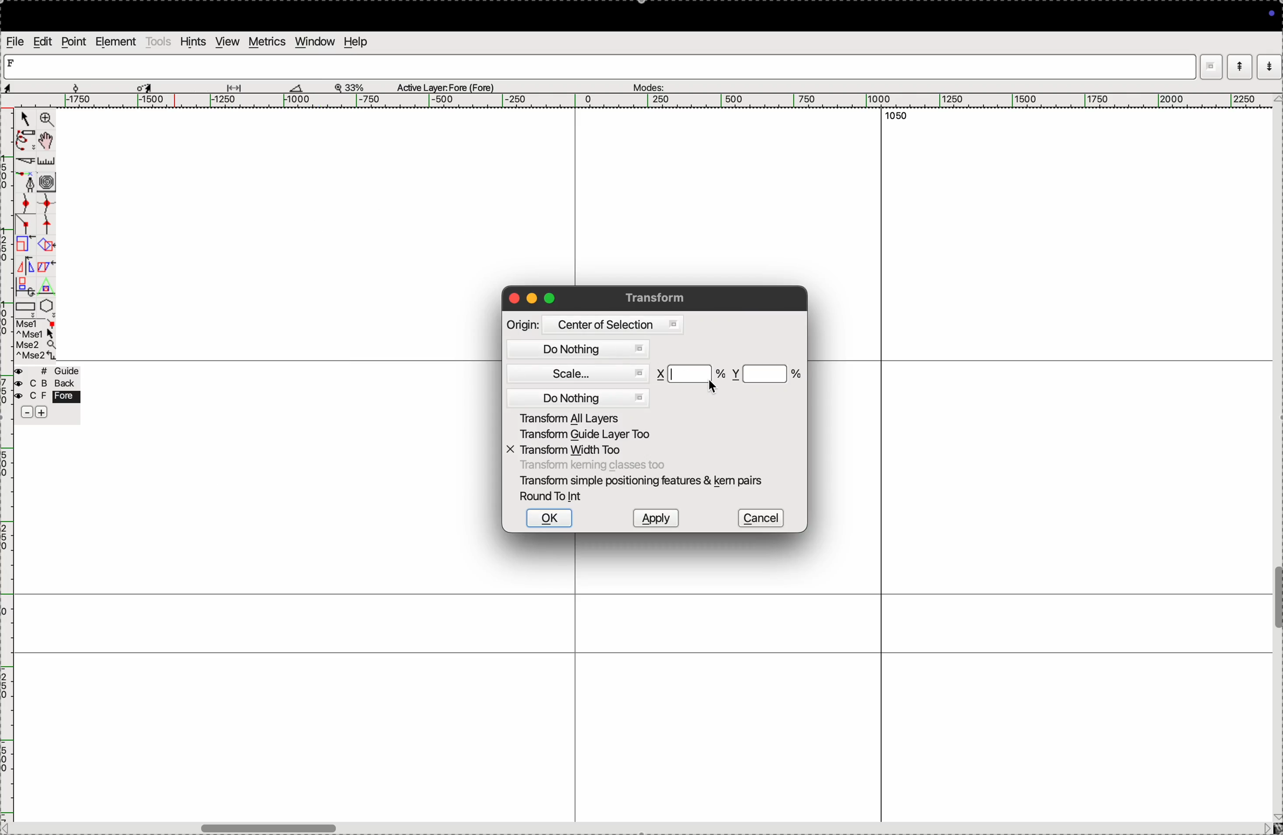 This screenshot has width=1283, height=835. I want to click on point, so click(73, 43).